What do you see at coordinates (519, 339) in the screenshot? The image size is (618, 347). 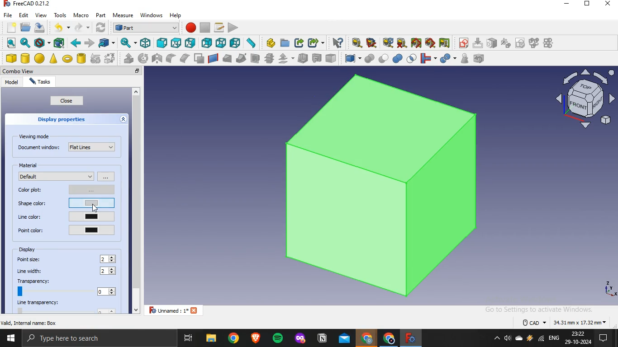 I see `onedrive` at bounding box center [519, 339].